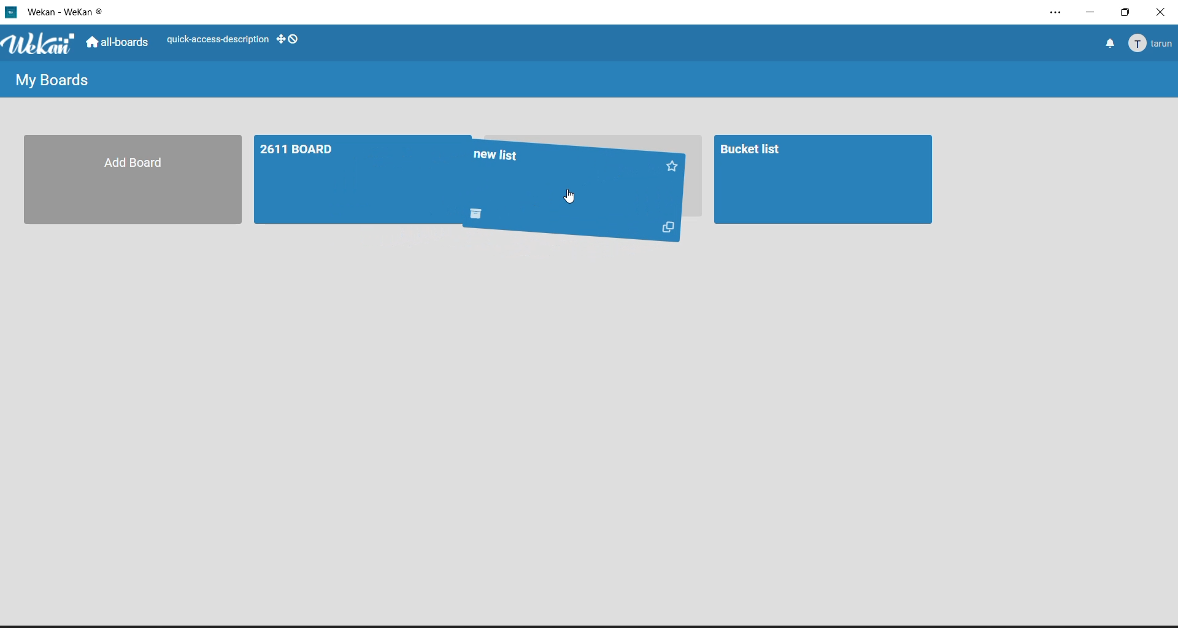  What do you see at coordinates (1161, 12) in the screenshot?
I see `close` at bounding box center [1161, 12].